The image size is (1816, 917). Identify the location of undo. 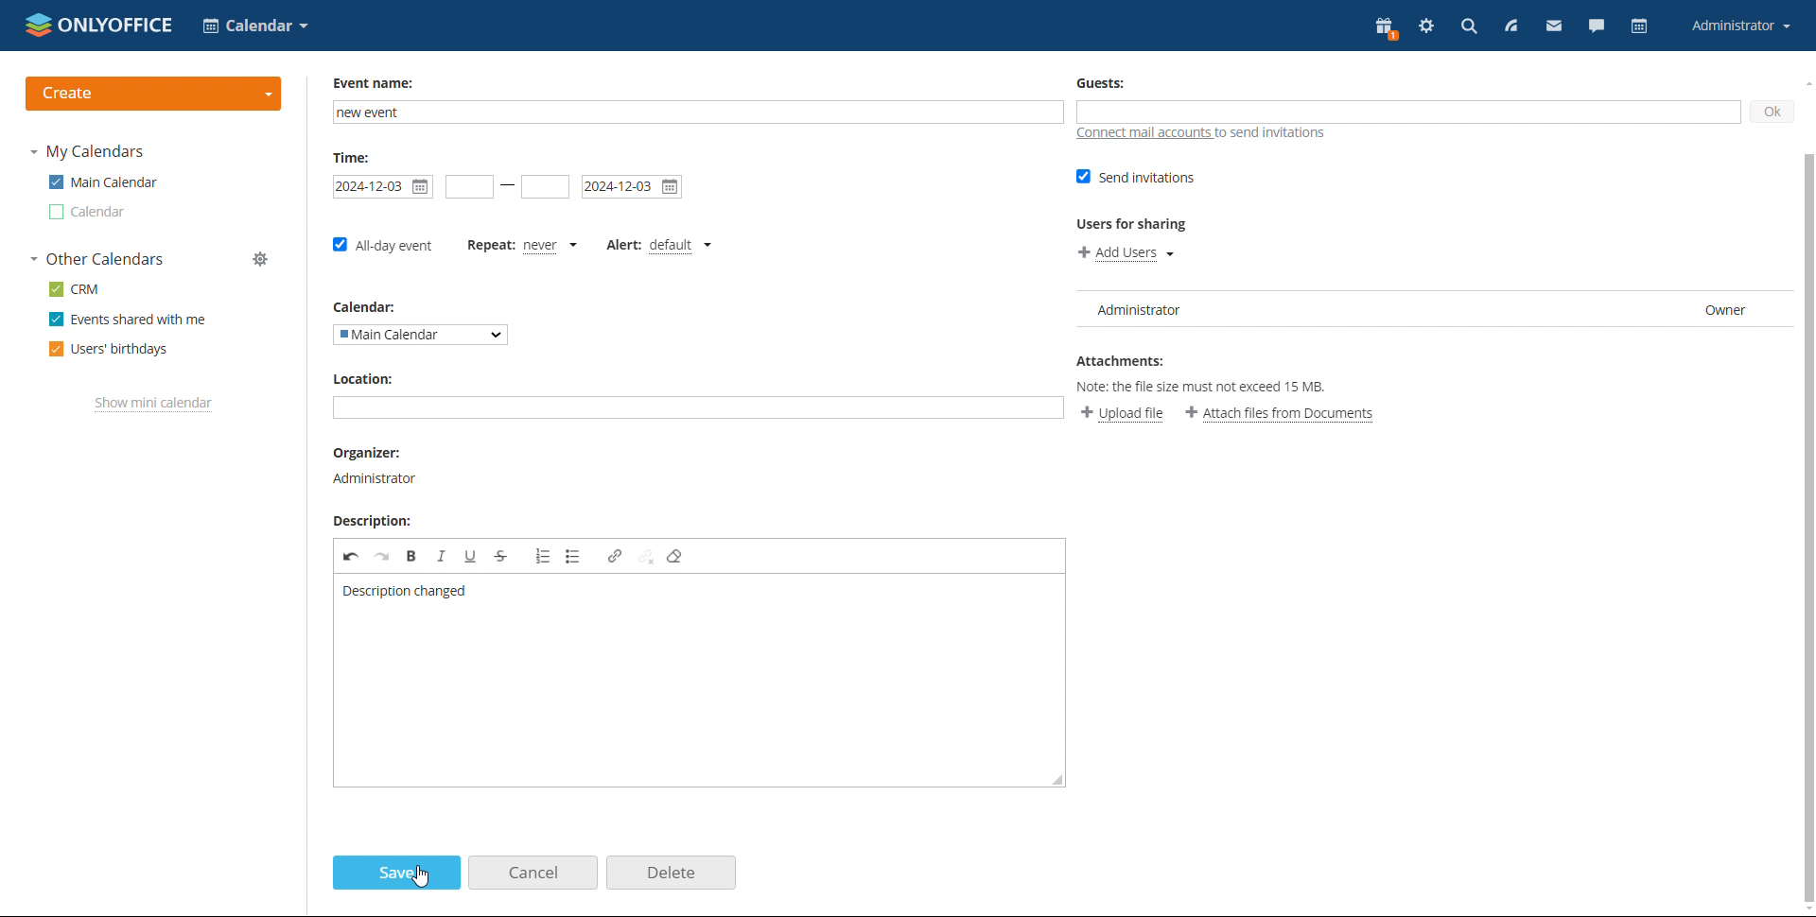
(349, 557).